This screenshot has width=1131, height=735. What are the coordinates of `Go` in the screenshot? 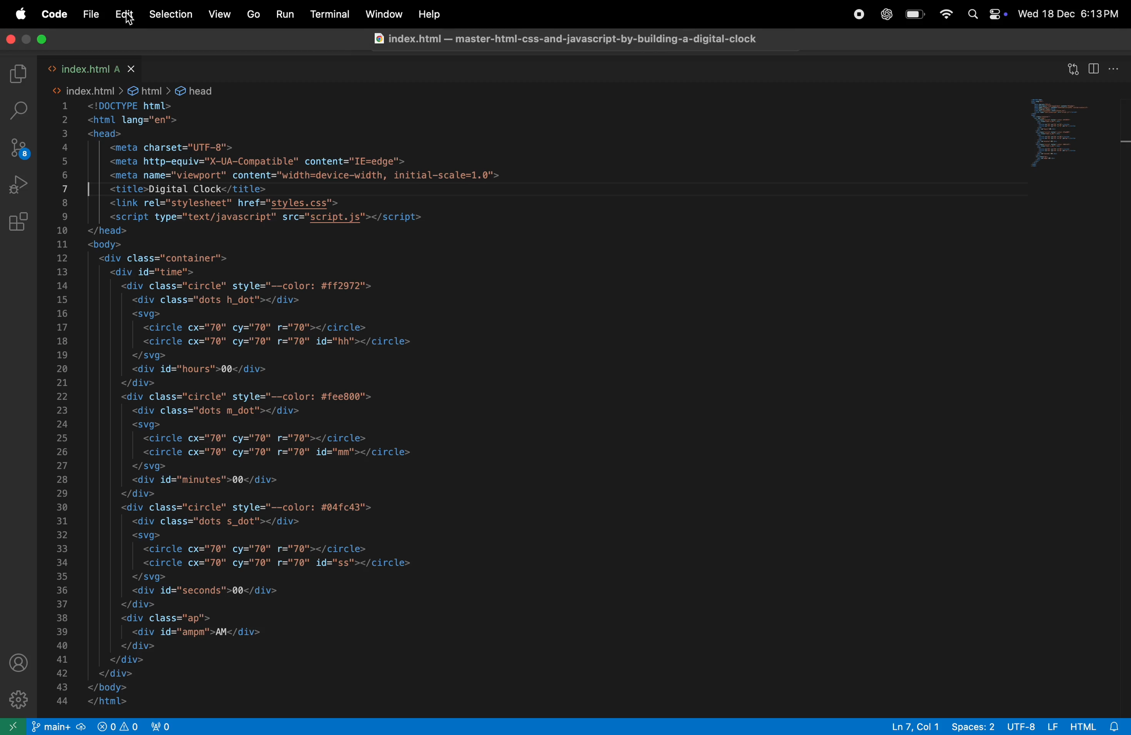 It's located at (253, 15).